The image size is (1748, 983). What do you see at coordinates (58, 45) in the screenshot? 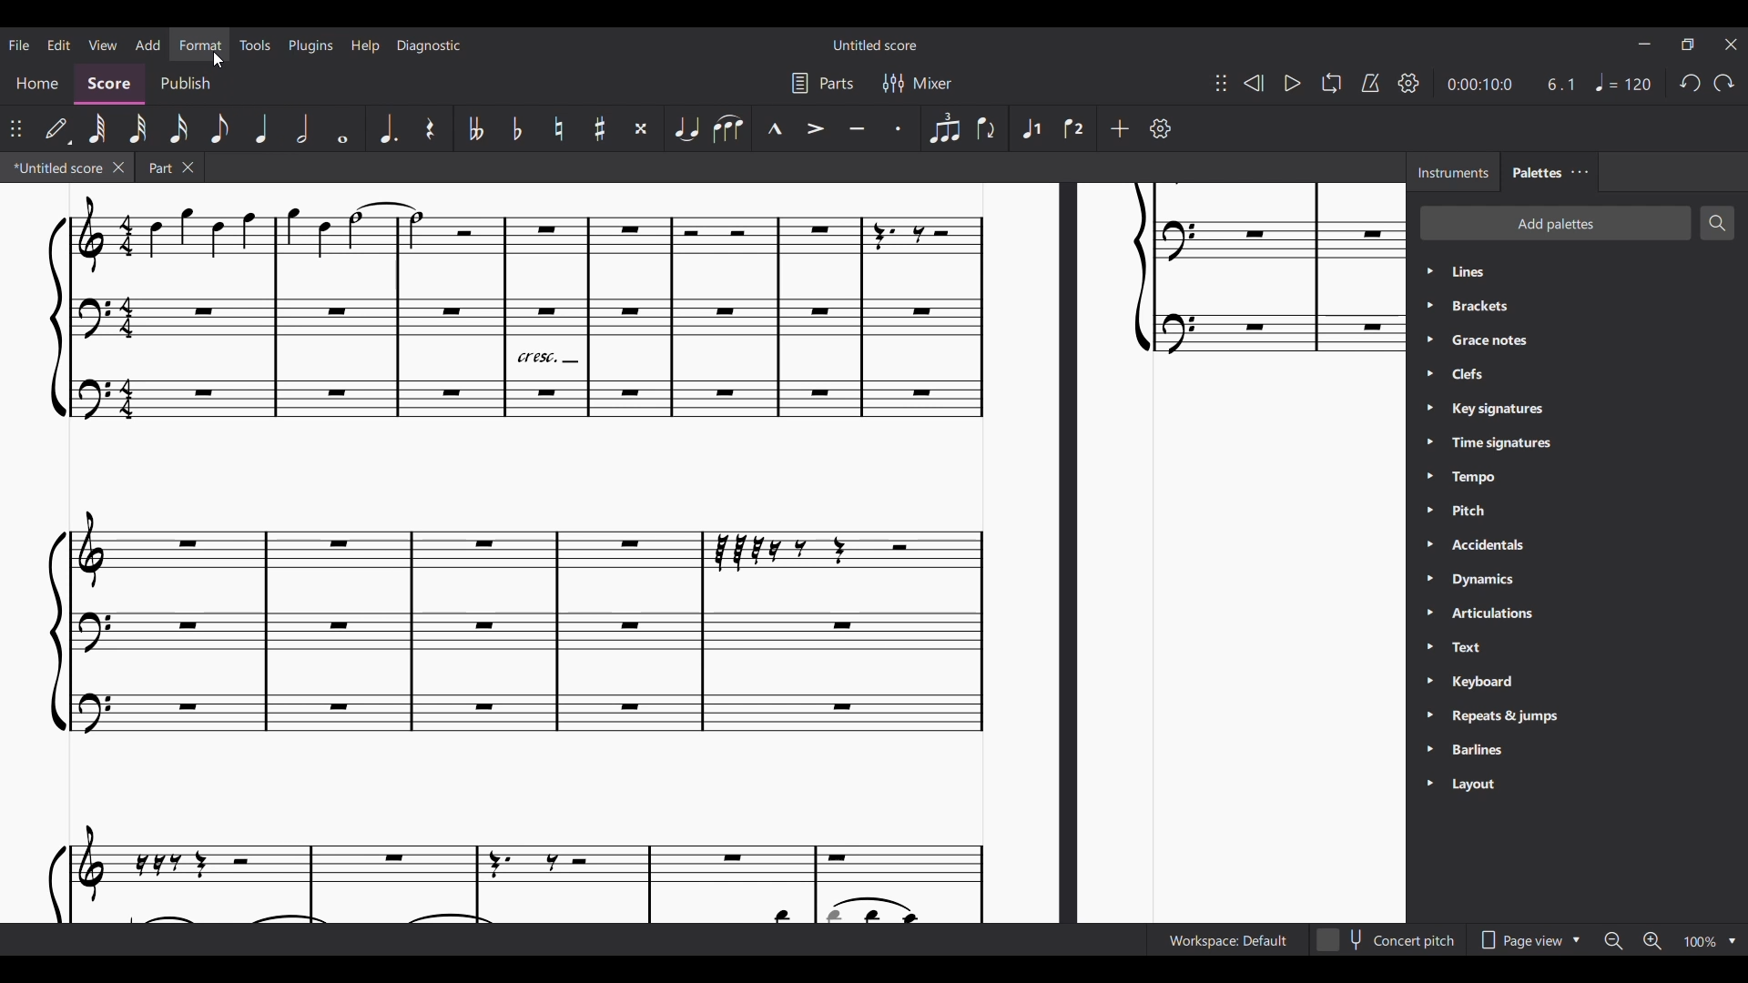
I see `Edit menu` at bounding box center [58, 45].